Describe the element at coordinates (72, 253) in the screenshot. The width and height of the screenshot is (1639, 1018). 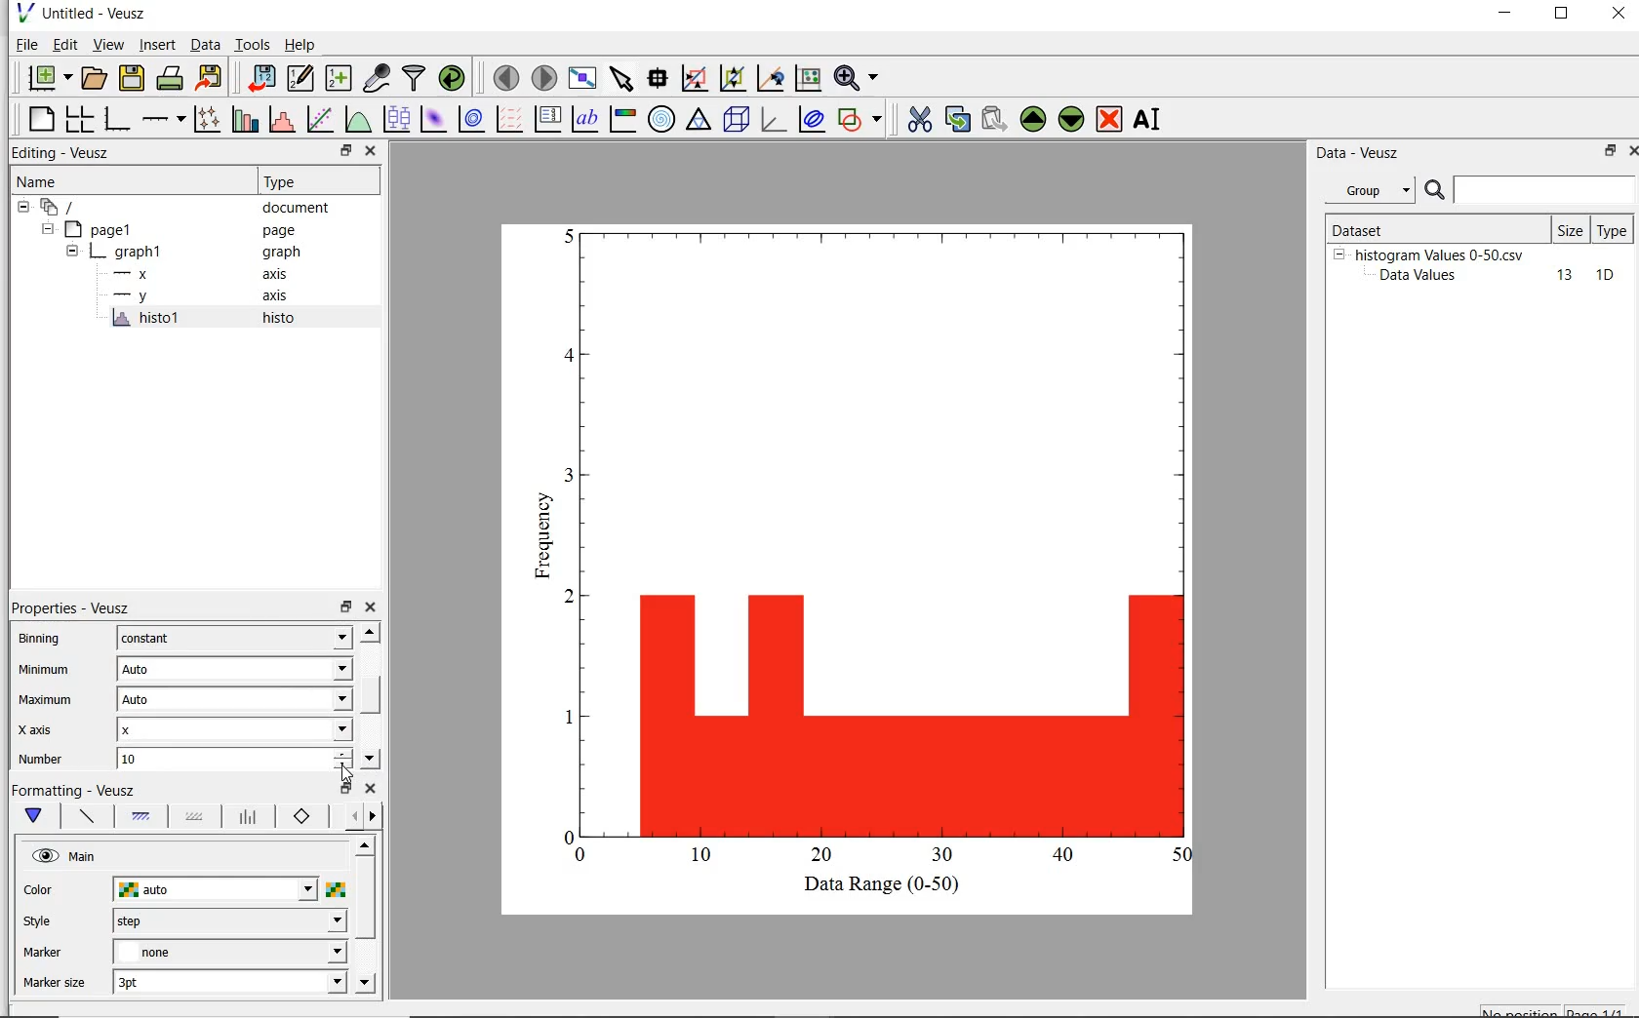
I see `hide` at that location.